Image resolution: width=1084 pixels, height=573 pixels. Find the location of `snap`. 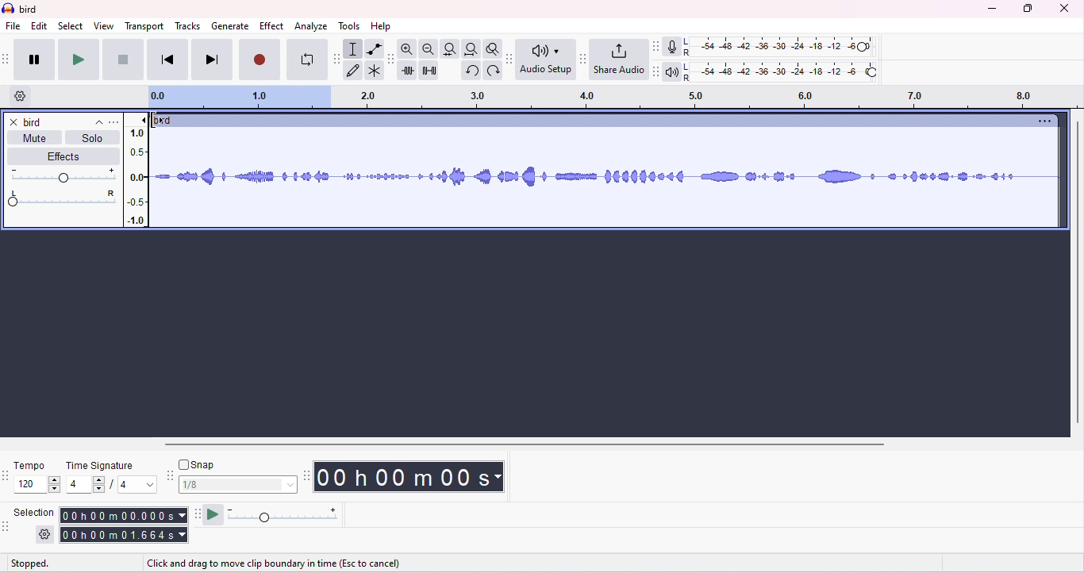

snap is located at coordinates (202, 464).